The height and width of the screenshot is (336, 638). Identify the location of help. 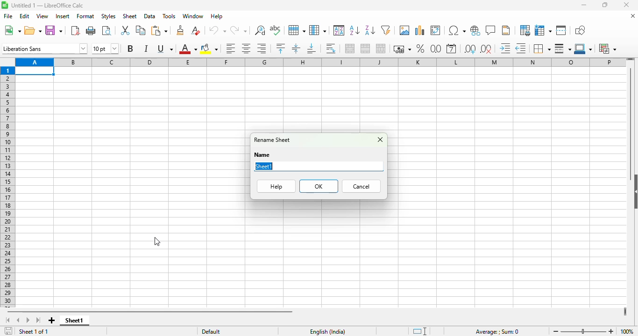
(276, 186).